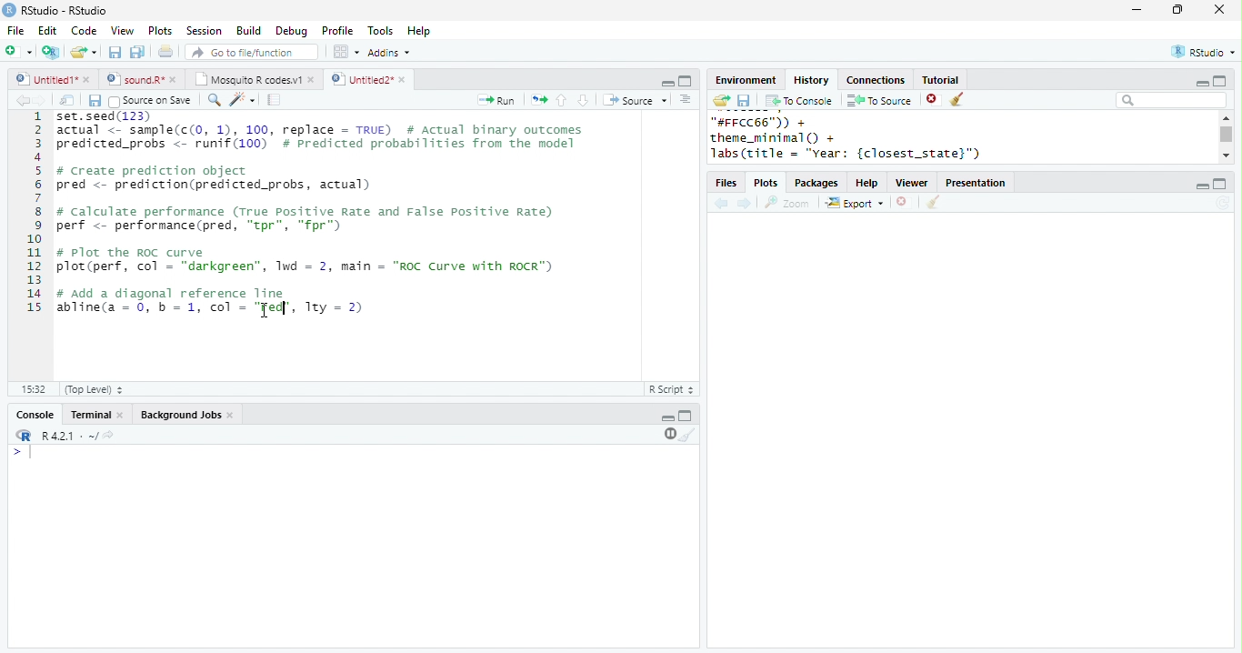  Describe the element at coordinates (419, 32) in the screenshot. I see `Help` at that location.